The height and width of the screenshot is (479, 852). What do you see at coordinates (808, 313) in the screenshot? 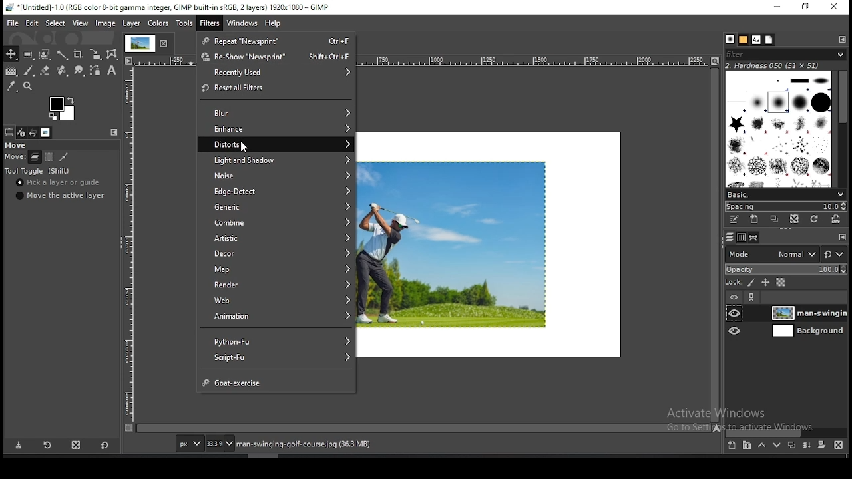
I see `layer` at bounding box center [808, 313].